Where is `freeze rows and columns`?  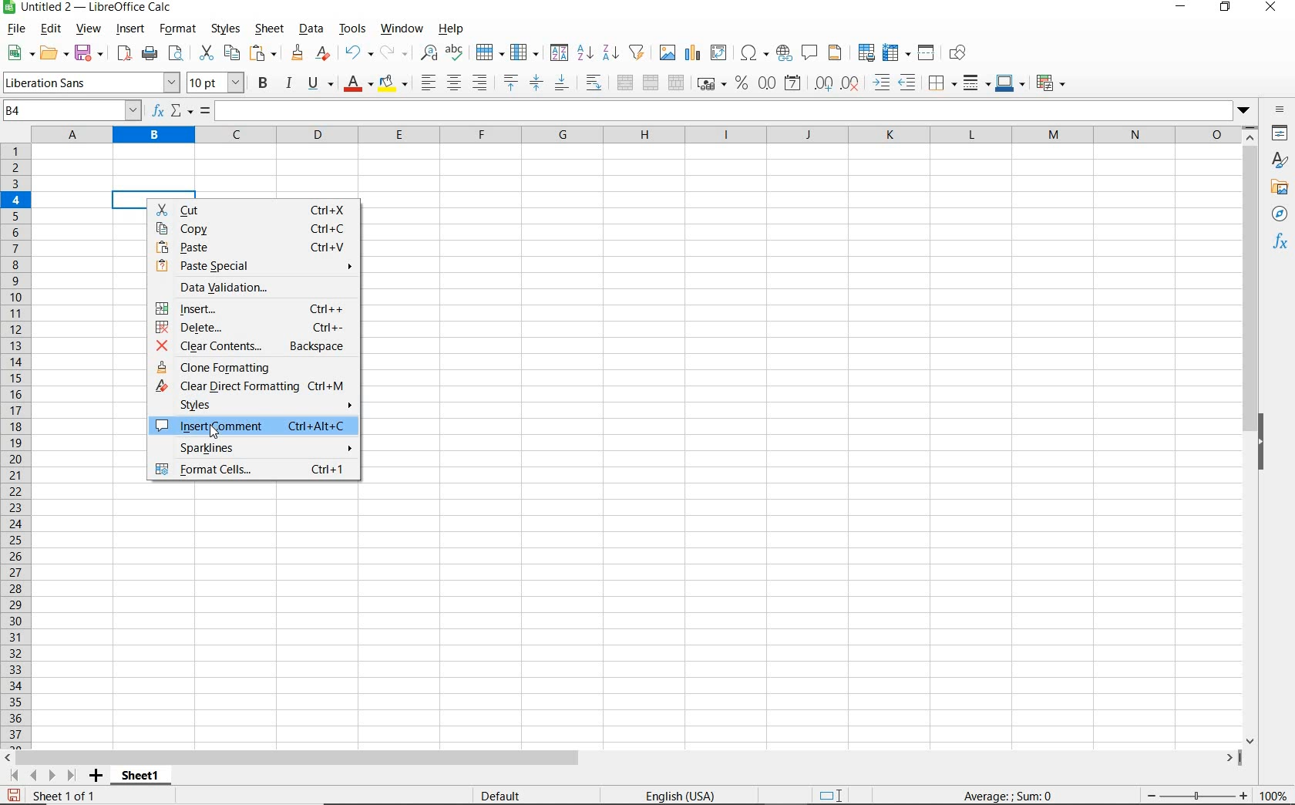 freeze rows and columns is located at coordinates (896, 53).